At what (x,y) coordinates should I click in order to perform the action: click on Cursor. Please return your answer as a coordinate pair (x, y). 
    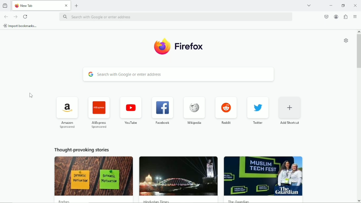
    Looking at the image, I should click on (30, 96).